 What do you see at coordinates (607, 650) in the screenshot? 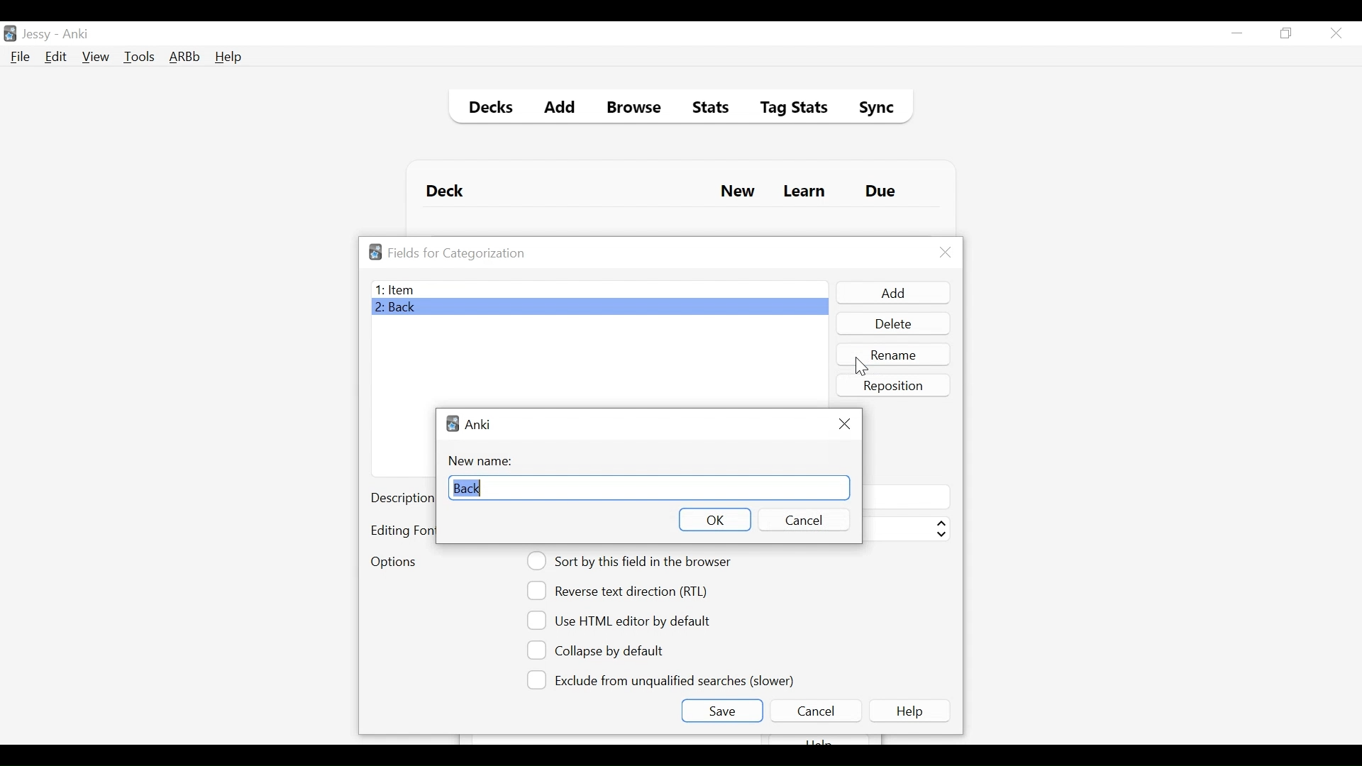
I see `(un)select Collapse by default` at bounding box center [607, 650].